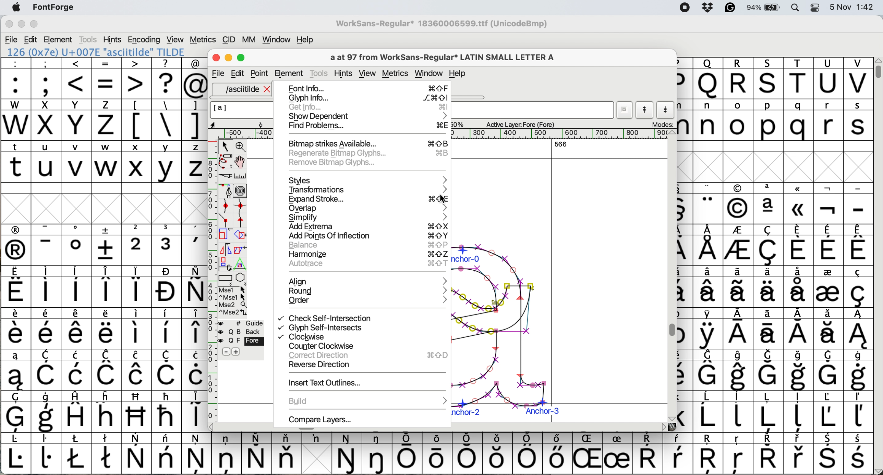  What do you see at coordinates (165, 162) in the screenshot?
I see `y` at bounding box center [165, 162].